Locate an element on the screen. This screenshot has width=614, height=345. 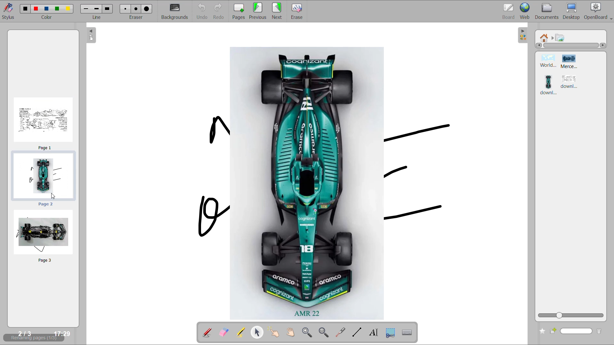
backgrounds is located at coordinates (175, 11).